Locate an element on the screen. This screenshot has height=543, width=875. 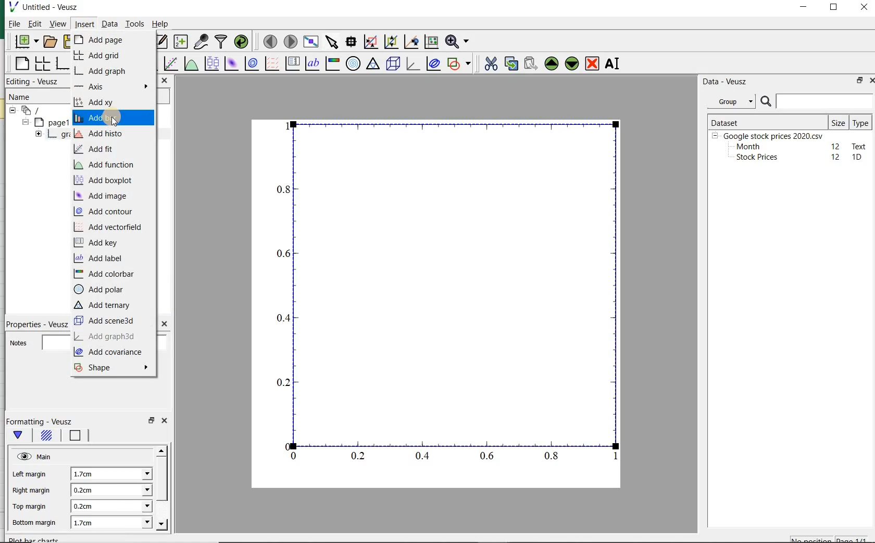
add colorbar is located at coordinates (107, 273).